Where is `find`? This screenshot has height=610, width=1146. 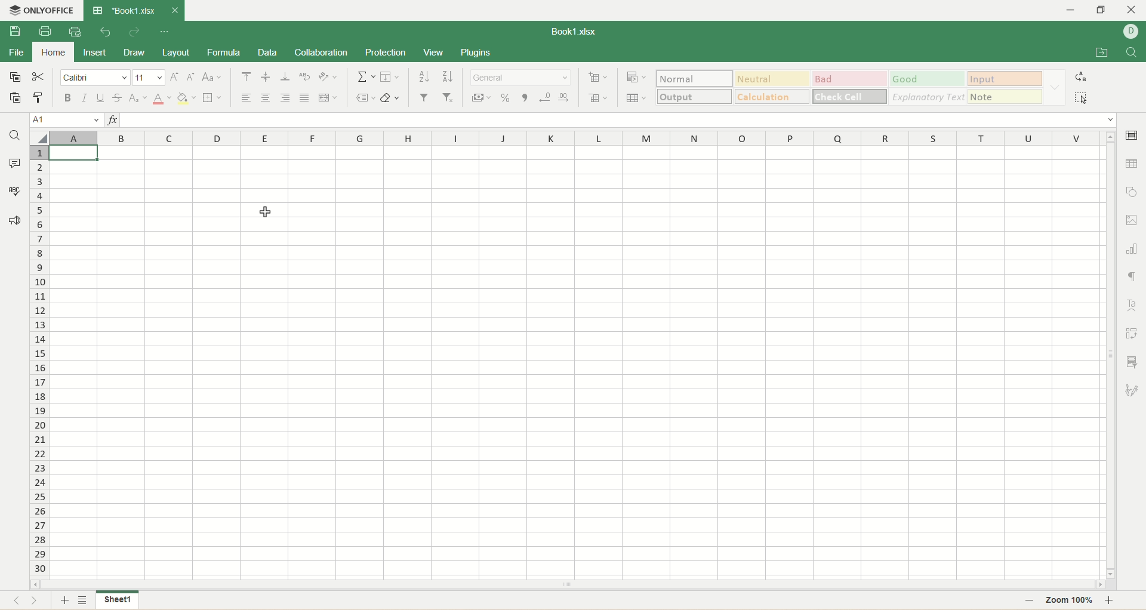 find is located at coordinates (17, 137).